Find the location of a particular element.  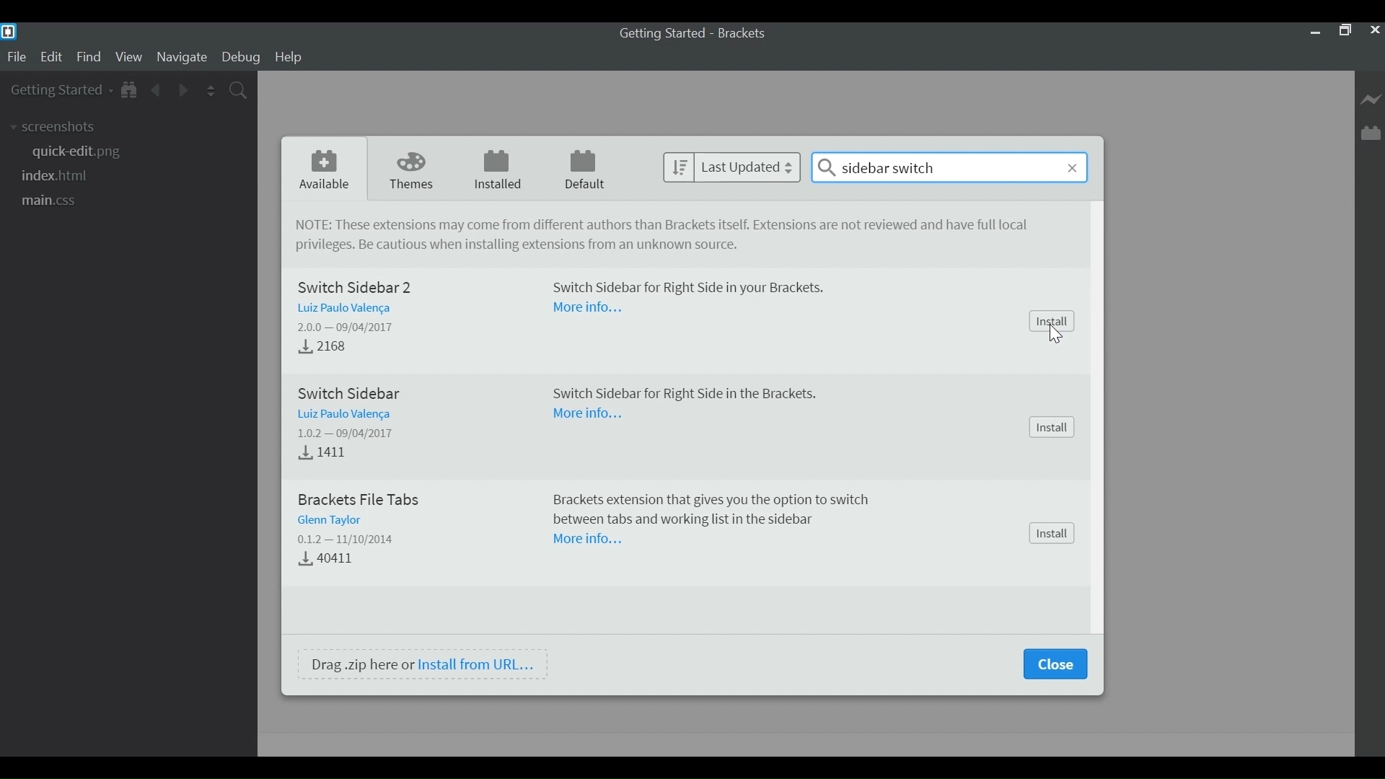

4.1411 is located at coordinates (329, 454).